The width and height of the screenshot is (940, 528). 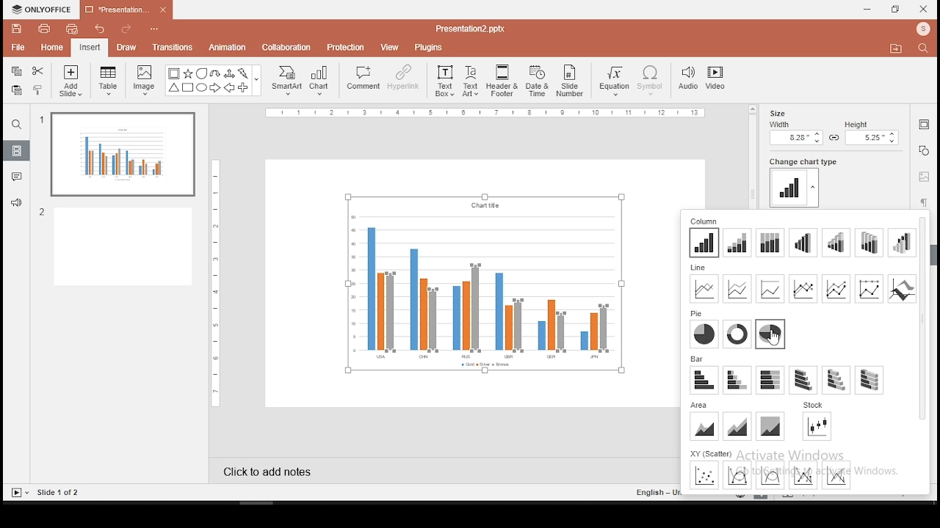 What do you see at coordinates (267, 469) in the screenshot?
I see `click to add notes` at bounding box center [267, 469].